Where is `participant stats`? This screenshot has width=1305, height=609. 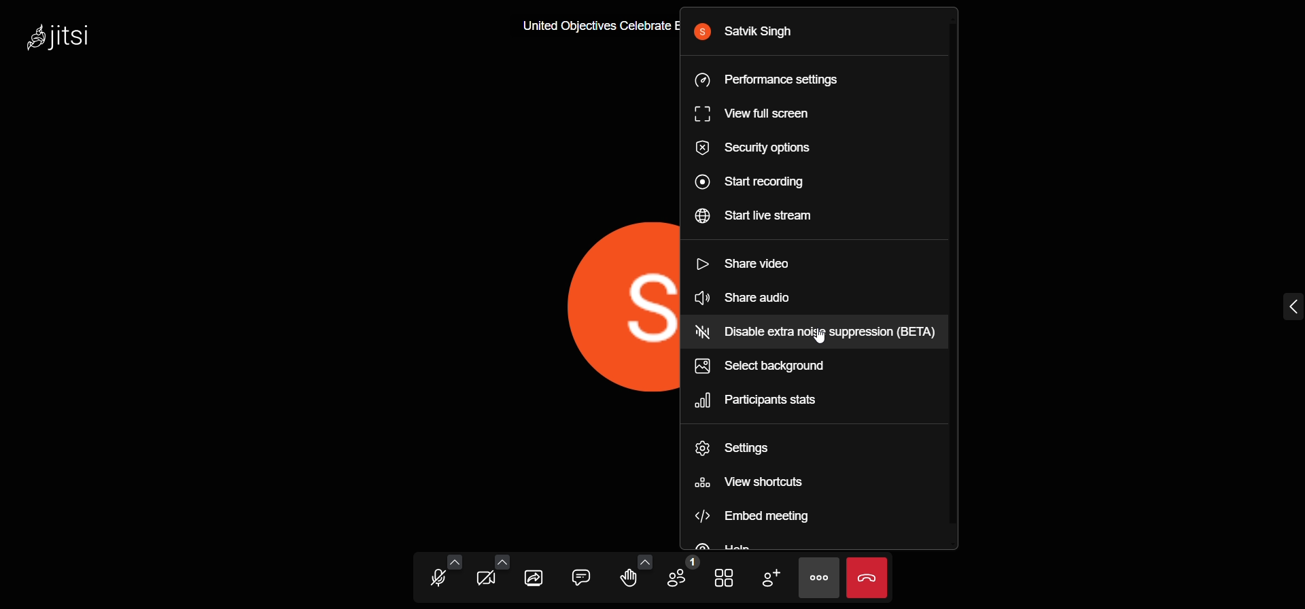 participant stats is located at coordinates (760, 401).